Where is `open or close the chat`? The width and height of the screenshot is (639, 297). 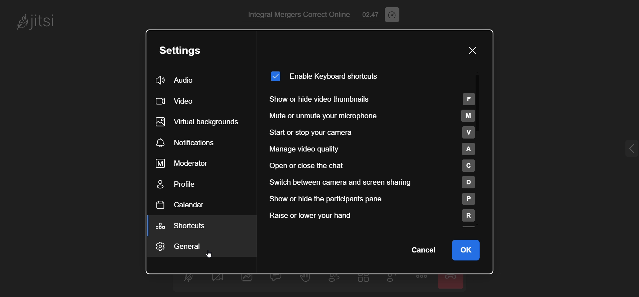
open or close the chat is located at coordinates (364, 166).